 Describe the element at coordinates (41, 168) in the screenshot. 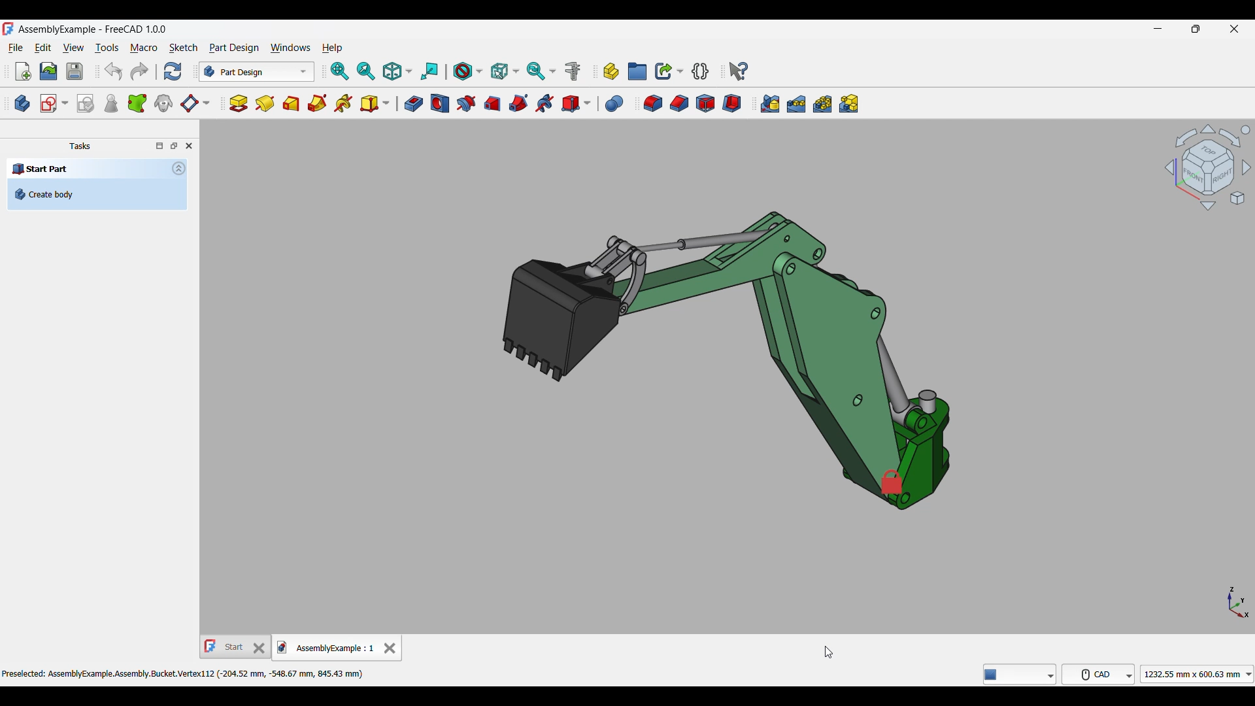

I see `Start Part` at that location.